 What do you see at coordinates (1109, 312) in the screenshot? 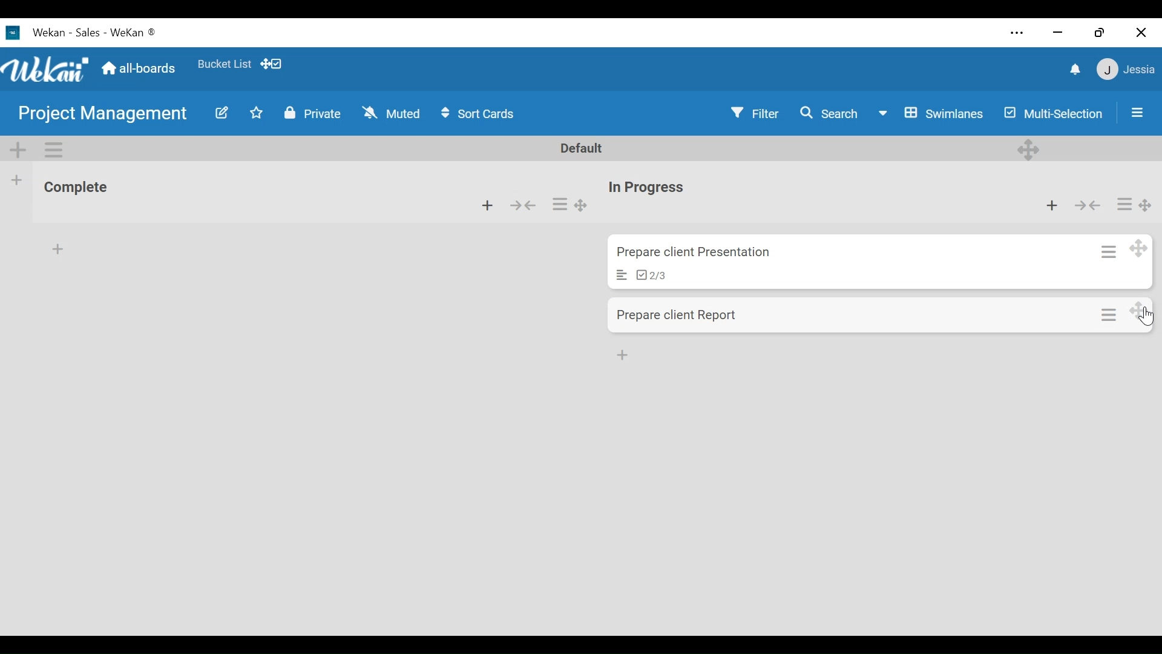
I see `Card actions` at bounding box center [1109, 312].